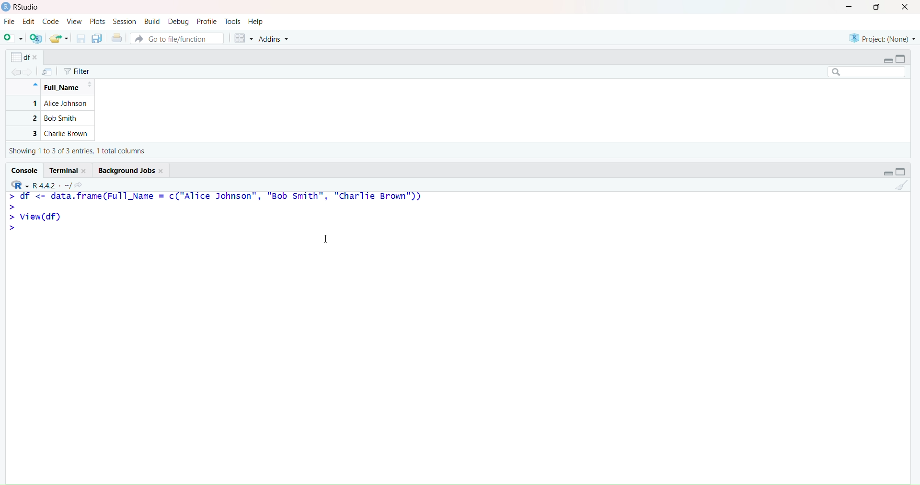 This screenshot has width=920, height=485. I want to click on Save current document (Ctrl + S), so click(80, 39).